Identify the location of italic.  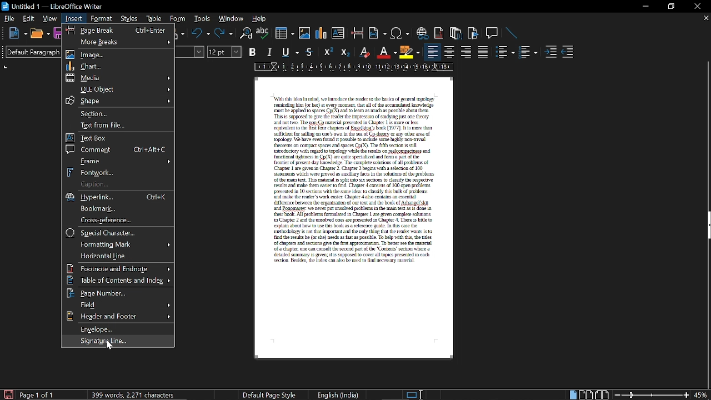
(269, 53).